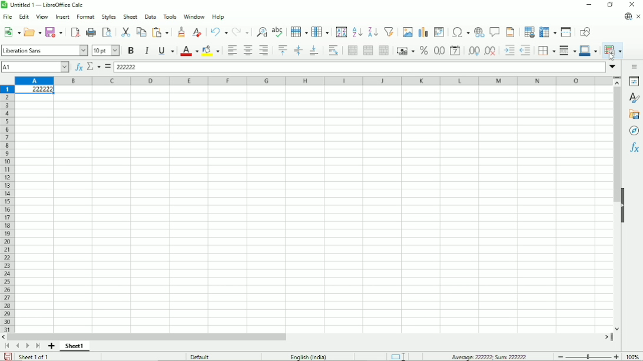 The height and width of the screenshot is (361, 643). Describe the element at coordinates (612, 66) in the screenshot. I see `Expand formula bar` at that location.